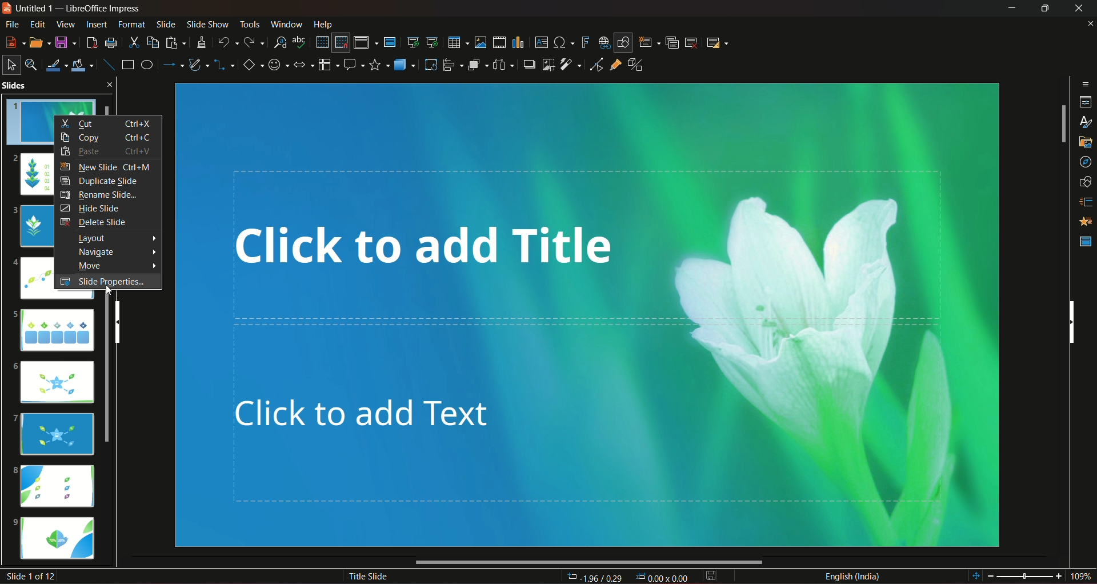 This screenshot has height=584, width=1097. What do you see at coordinates (379, 64) in the screenshot?
I see `stars and banners` at bounding box center [379, 64].